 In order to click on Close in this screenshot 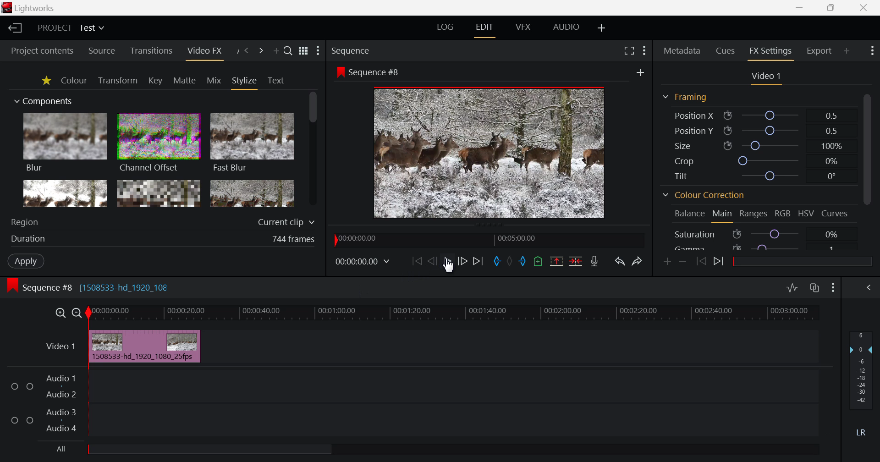, I will do `click(865, 8)`.